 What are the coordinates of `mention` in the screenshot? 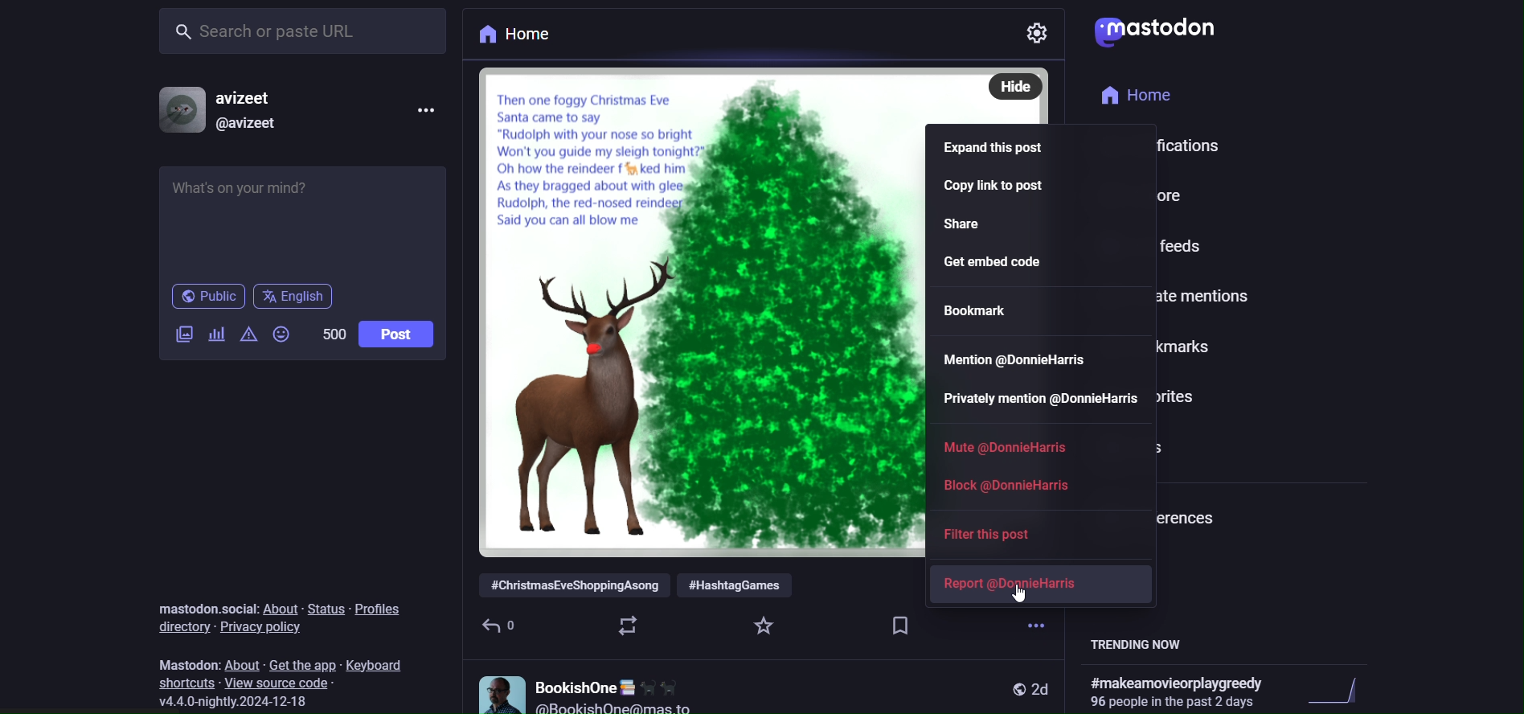 It's located at (1021, 359).